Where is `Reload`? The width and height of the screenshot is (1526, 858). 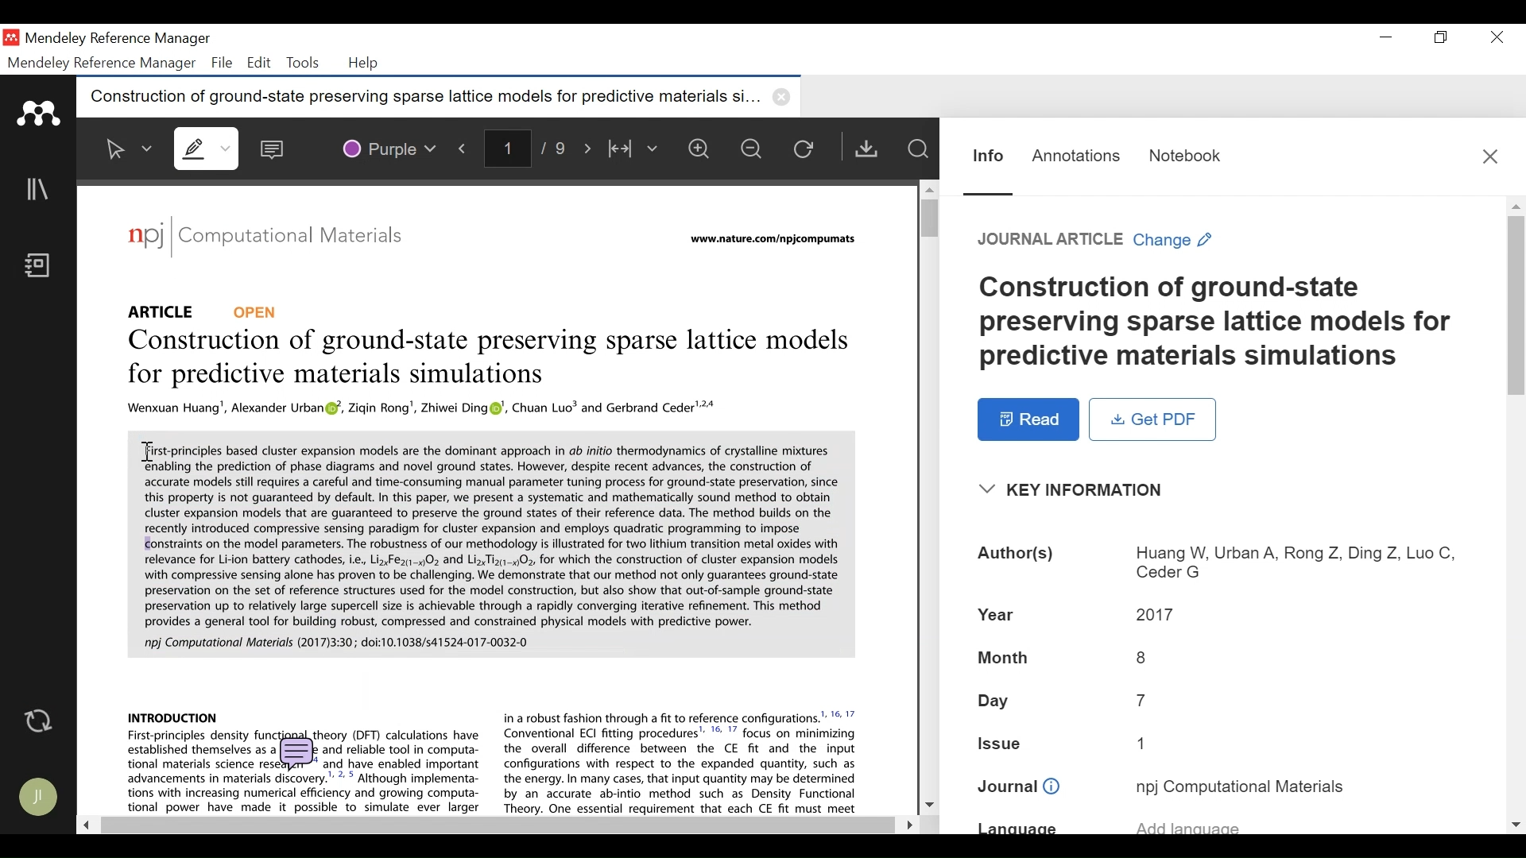
Reload is located at coordinates (808, 148).